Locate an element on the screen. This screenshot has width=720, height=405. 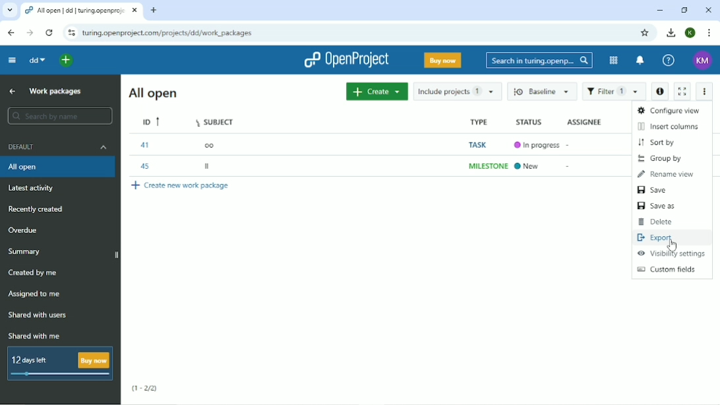
In progress is located at coordinates (535, 144).